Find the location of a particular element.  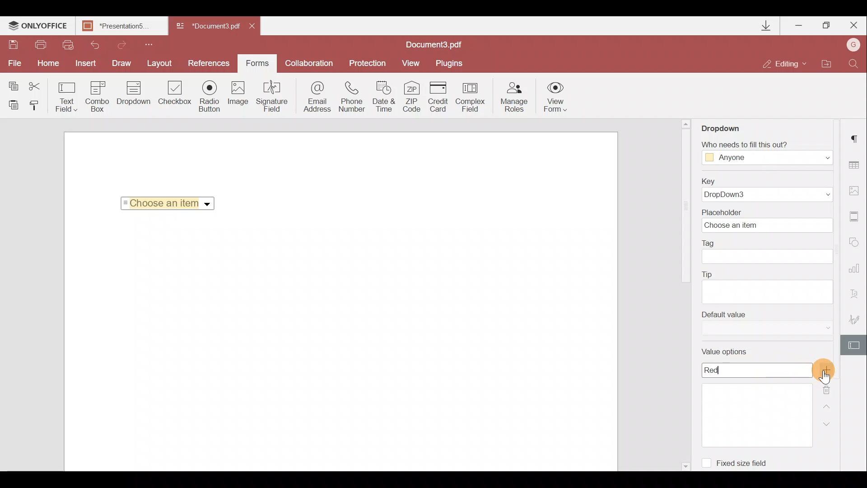

Image settings is located at coordinates (857, 190).